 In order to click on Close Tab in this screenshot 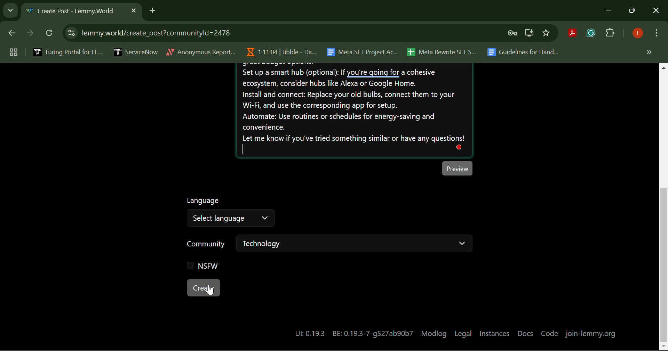, I will do `click(134, 10)`.